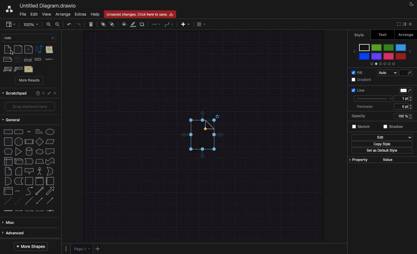 Image resolution: width=417 pixels, height=254 pixels. Describe the element at coordinates (388, 57) in the screenshot. I see `pink` at that location.